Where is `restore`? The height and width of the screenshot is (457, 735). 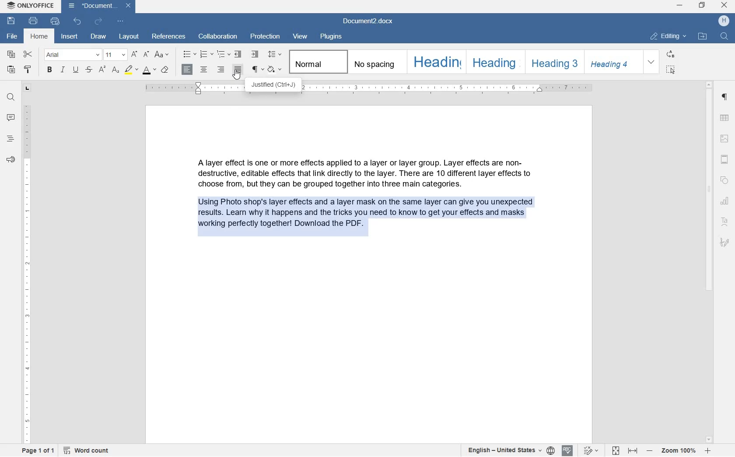 restore is located at coordinates (701, 6).